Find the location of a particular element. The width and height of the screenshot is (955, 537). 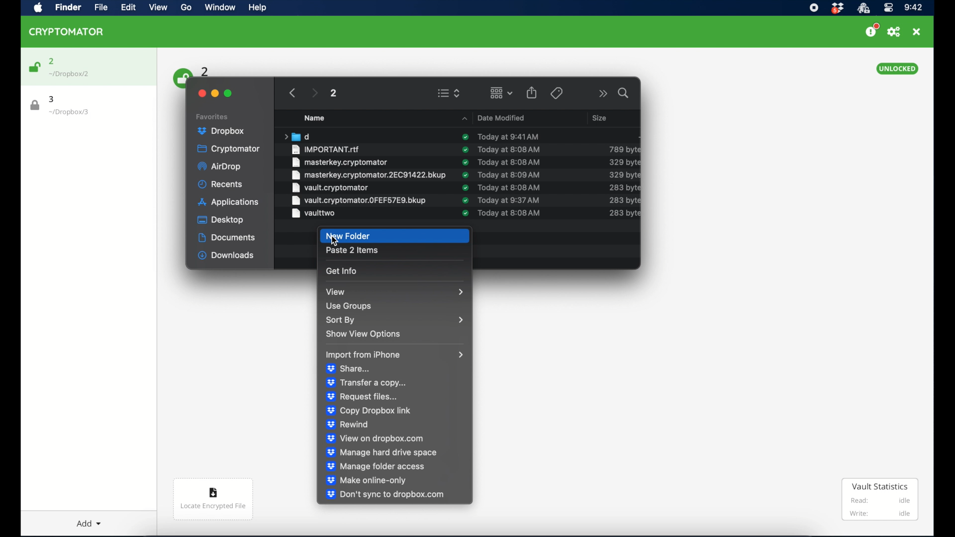

share is located at coordinates (350, 368).